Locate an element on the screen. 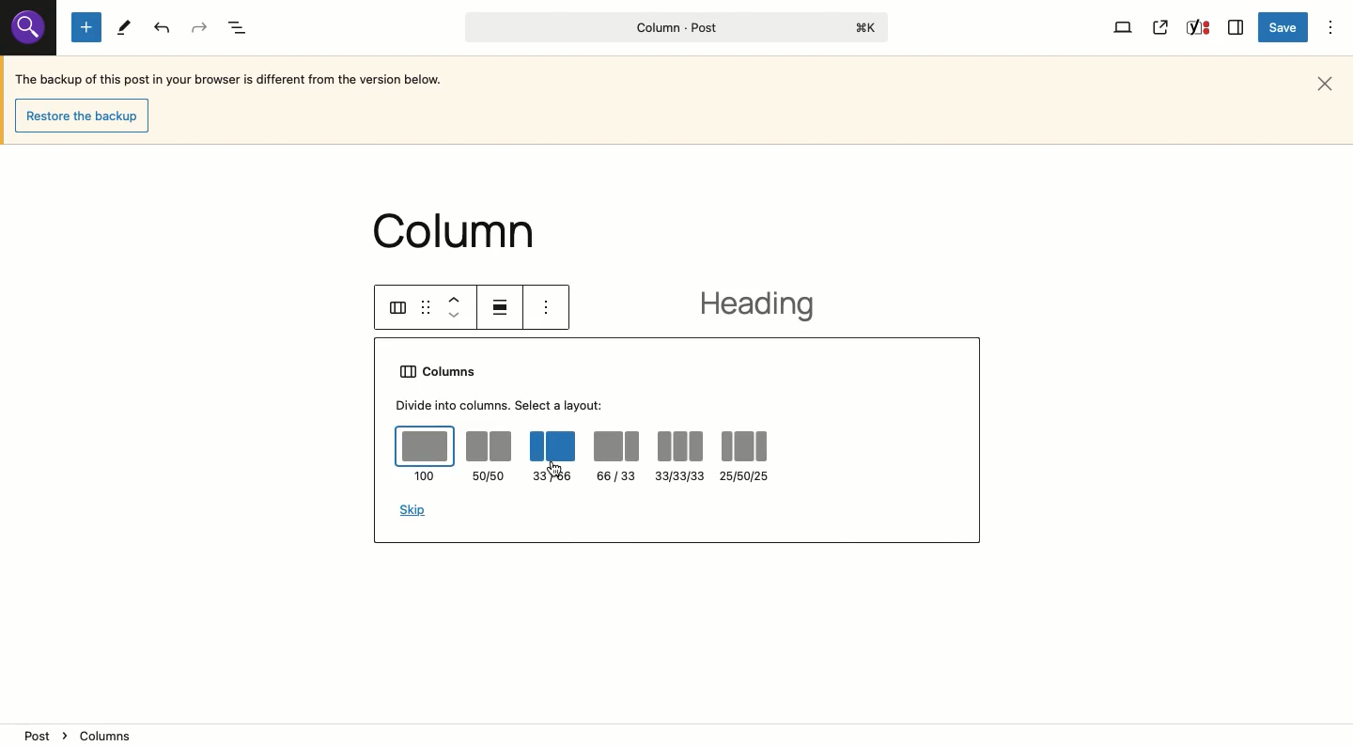 The height and width of the screenshot is (746, 1353). Sidebar is located at coordinates (1236, 25).